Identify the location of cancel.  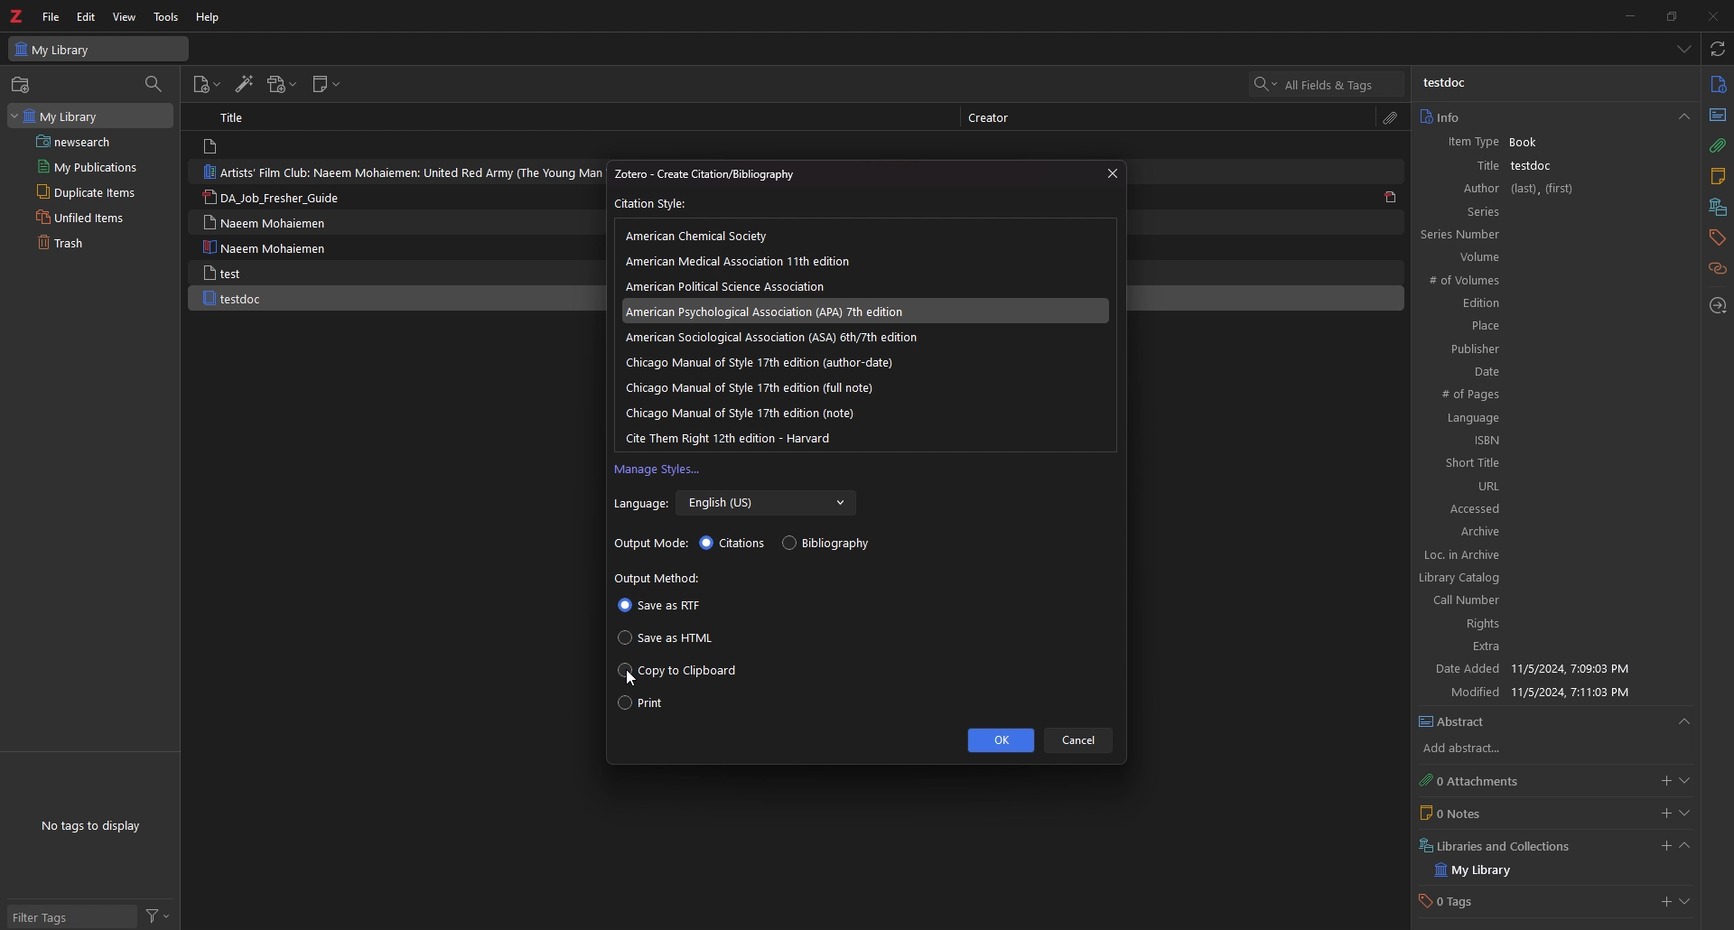
(1080, 740).